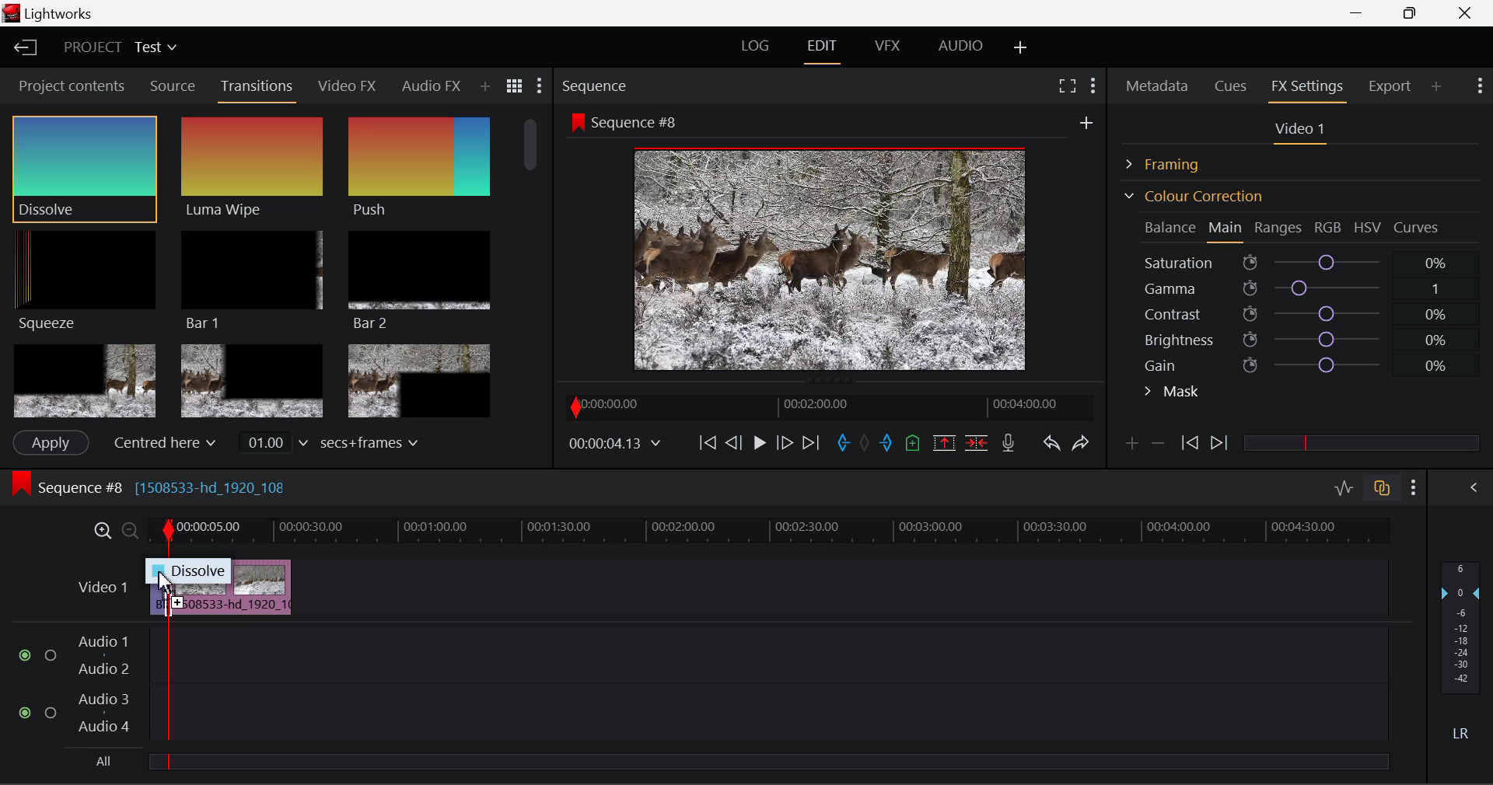 The image size is (1493, 785). I want to click on Mark Cue, so click(911, 444).